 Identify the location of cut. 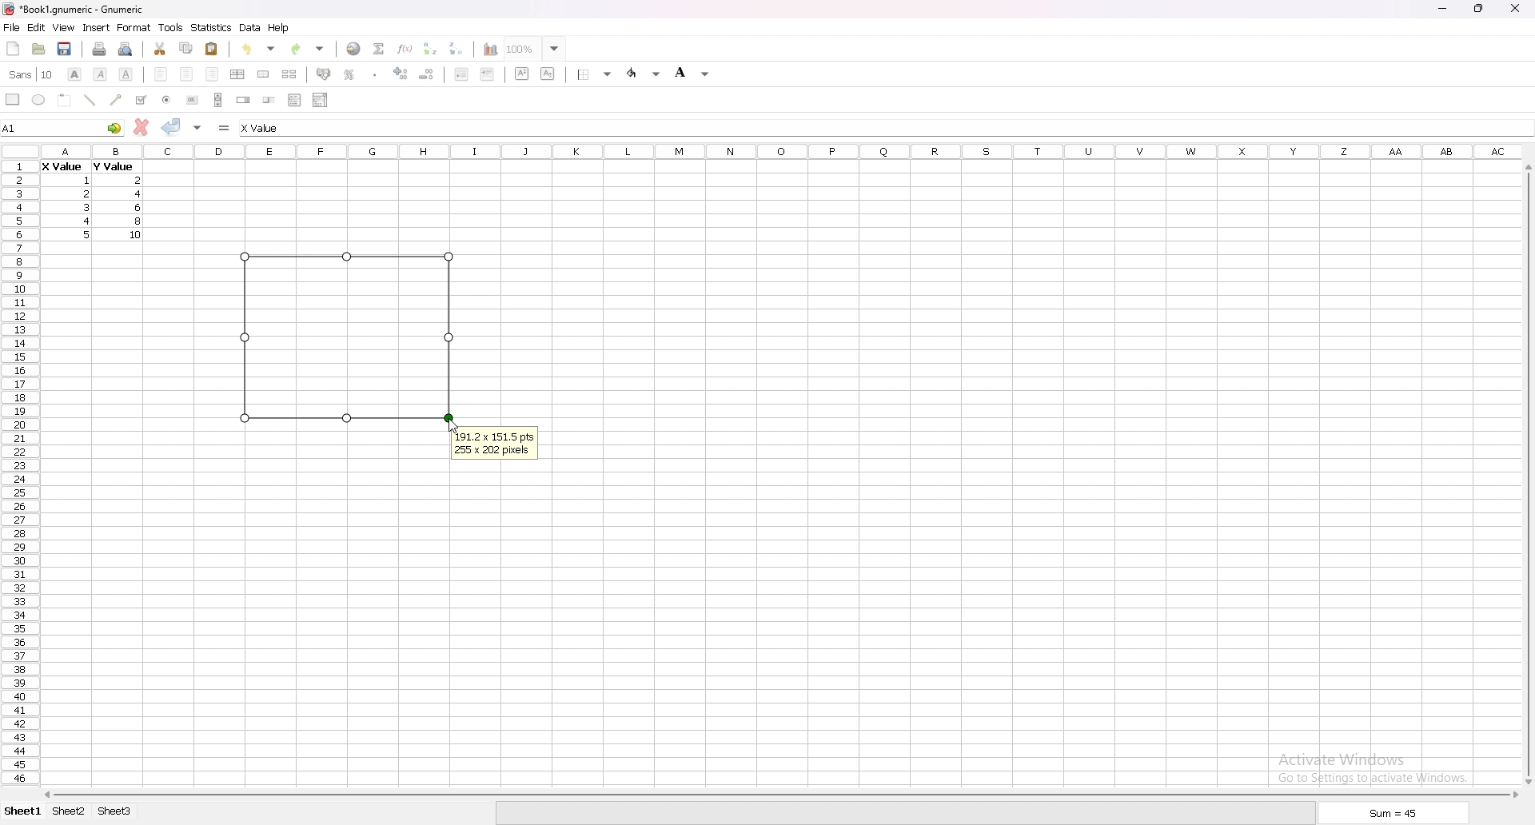
(161, 48).